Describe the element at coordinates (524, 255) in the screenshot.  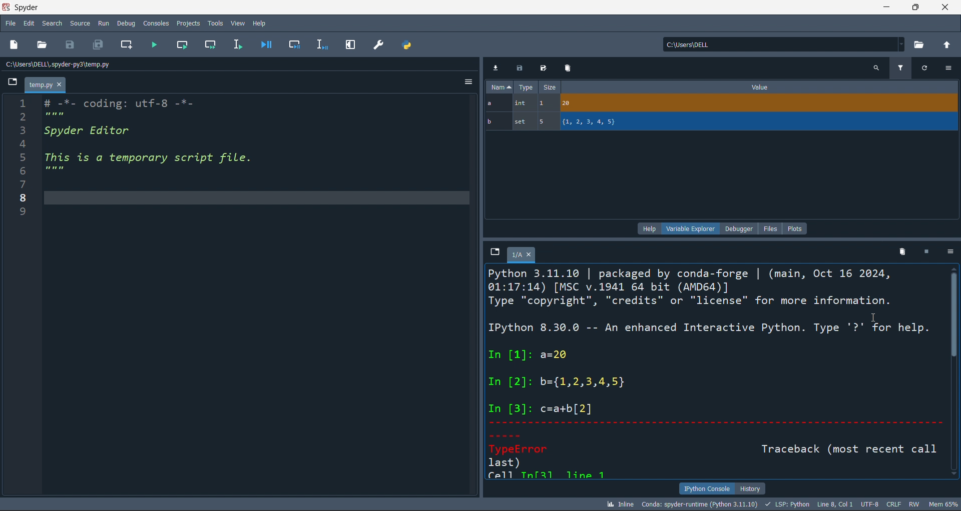
I see `1/A` at that location.